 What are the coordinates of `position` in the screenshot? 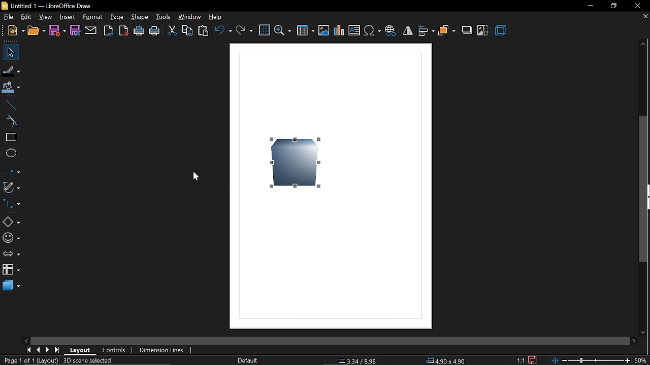 It's located at (443, 360).